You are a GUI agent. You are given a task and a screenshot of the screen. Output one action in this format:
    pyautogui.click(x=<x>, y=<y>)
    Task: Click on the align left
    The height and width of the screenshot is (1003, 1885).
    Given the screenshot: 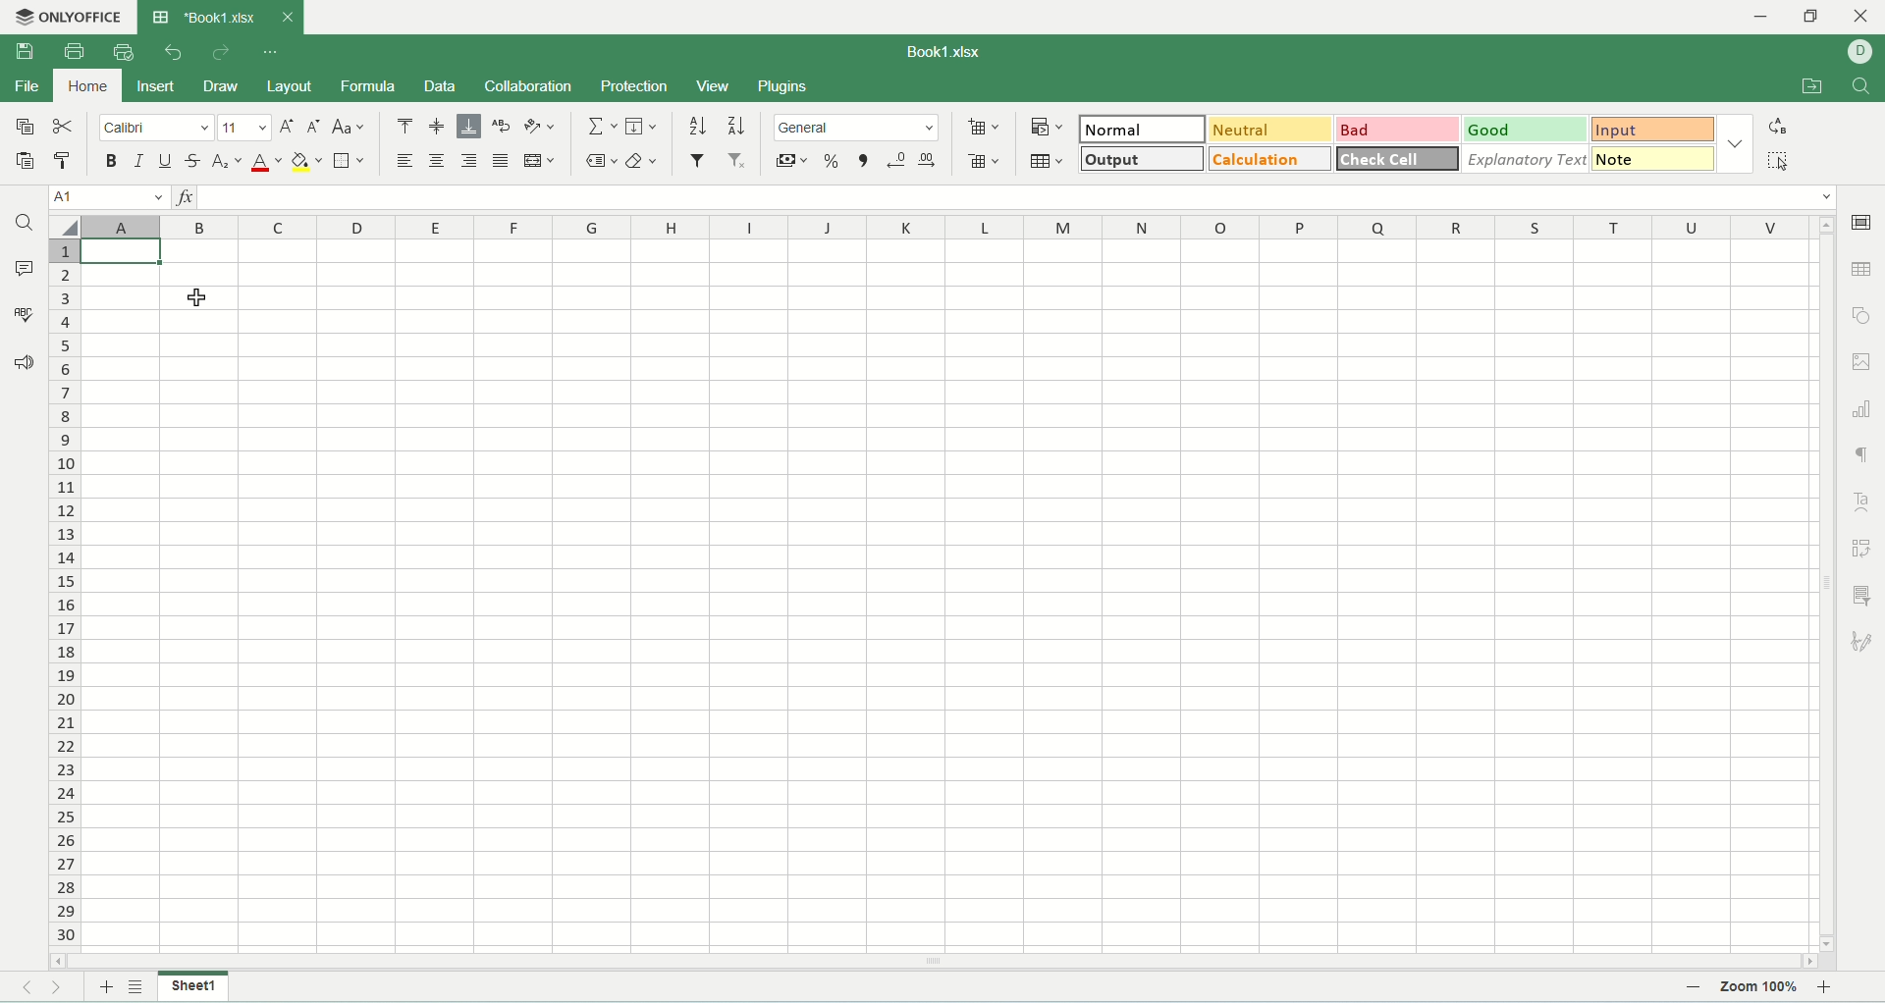 What is the action you would take?
    pyautogui.click(x=404, y=162)
    